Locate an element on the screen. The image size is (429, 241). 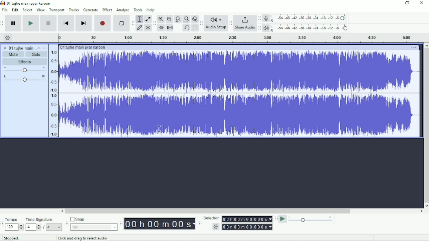
Cursor is located at coordinates (159, 129).